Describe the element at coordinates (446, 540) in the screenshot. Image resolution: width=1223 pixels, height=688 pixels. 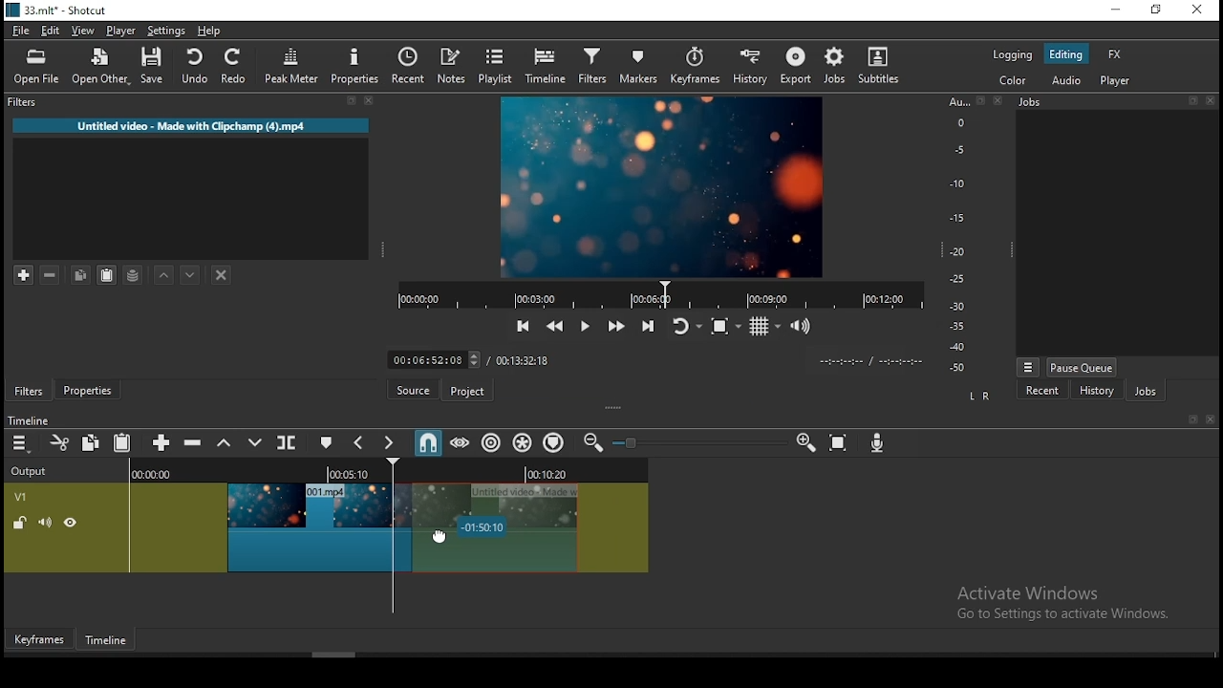
I see `cursor` at that location.